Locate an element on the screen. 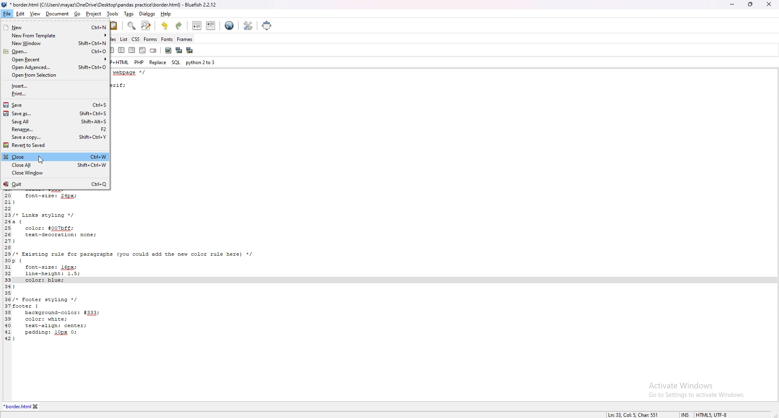 The width and height of the screenshot is (779, 418). code is located at coordinates (157, 269).